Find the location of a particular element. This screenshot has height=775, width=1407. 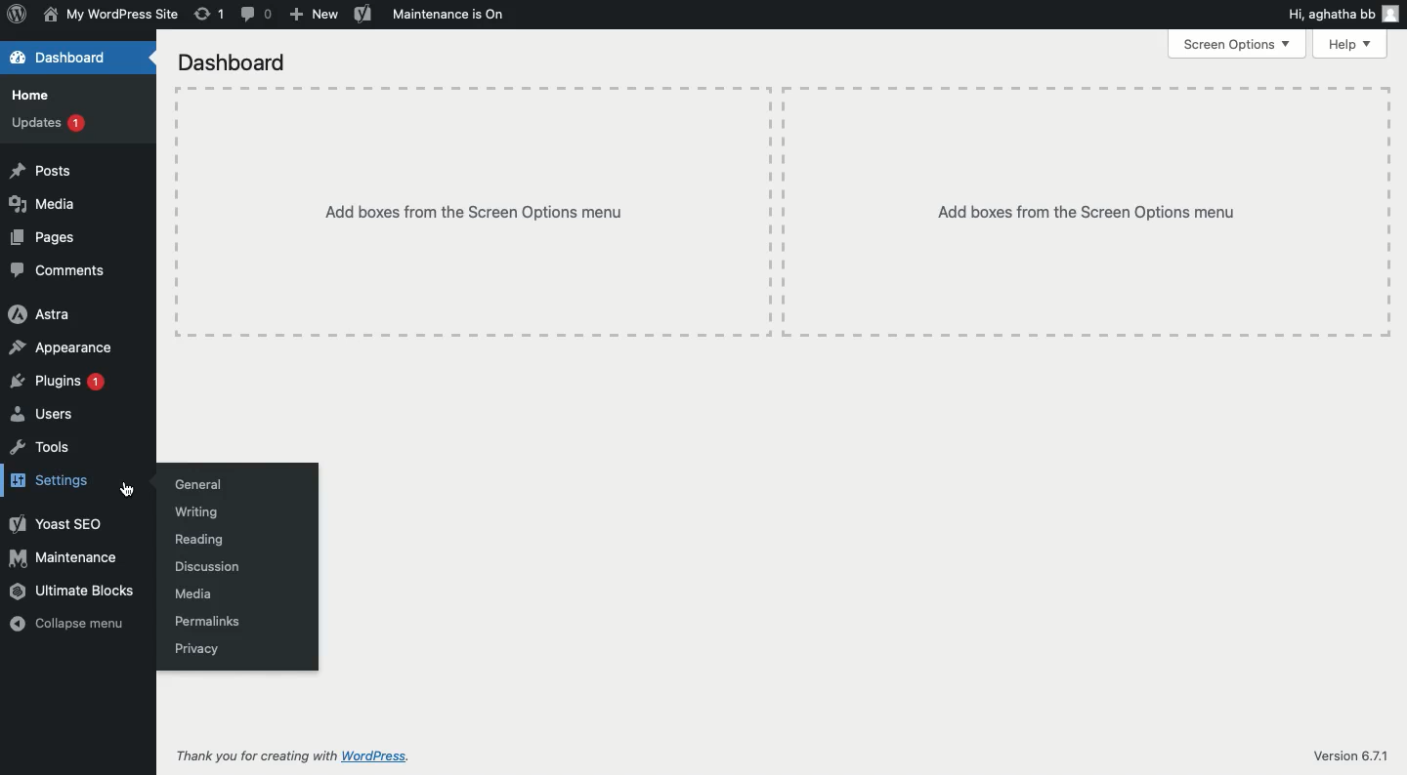

Add boxes from the screen options menu is located at coordinates (783, 212).